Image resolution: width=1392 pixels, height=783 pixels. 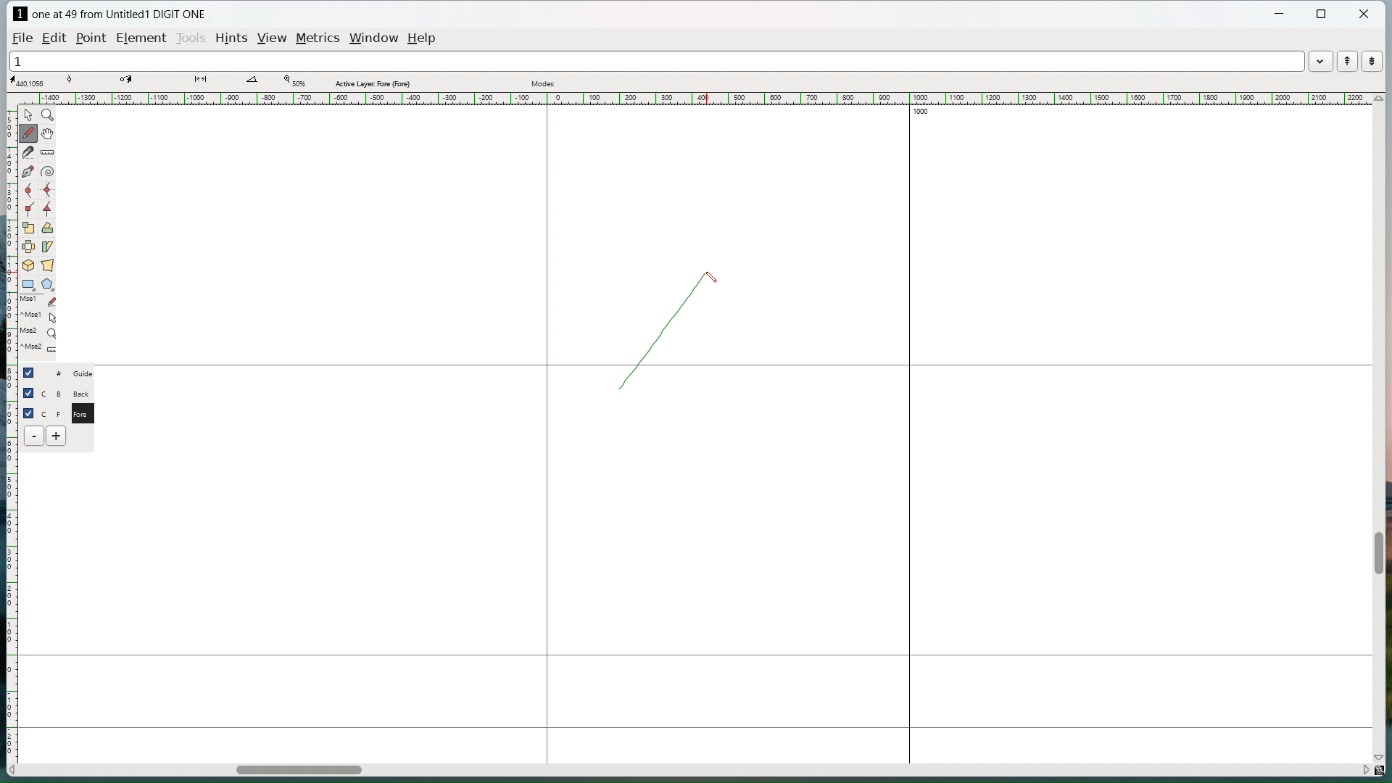 I want to click on flip the selection, so click(x=29, y=246).